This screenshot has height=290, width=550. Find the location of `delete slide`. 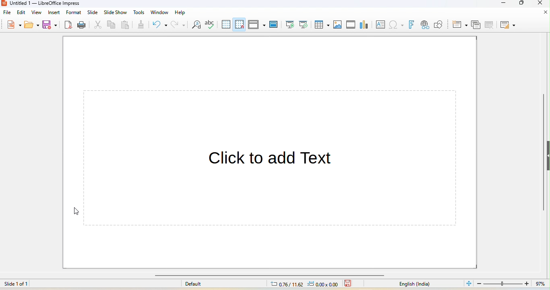

delete slide is located at coordinates (489, 25).